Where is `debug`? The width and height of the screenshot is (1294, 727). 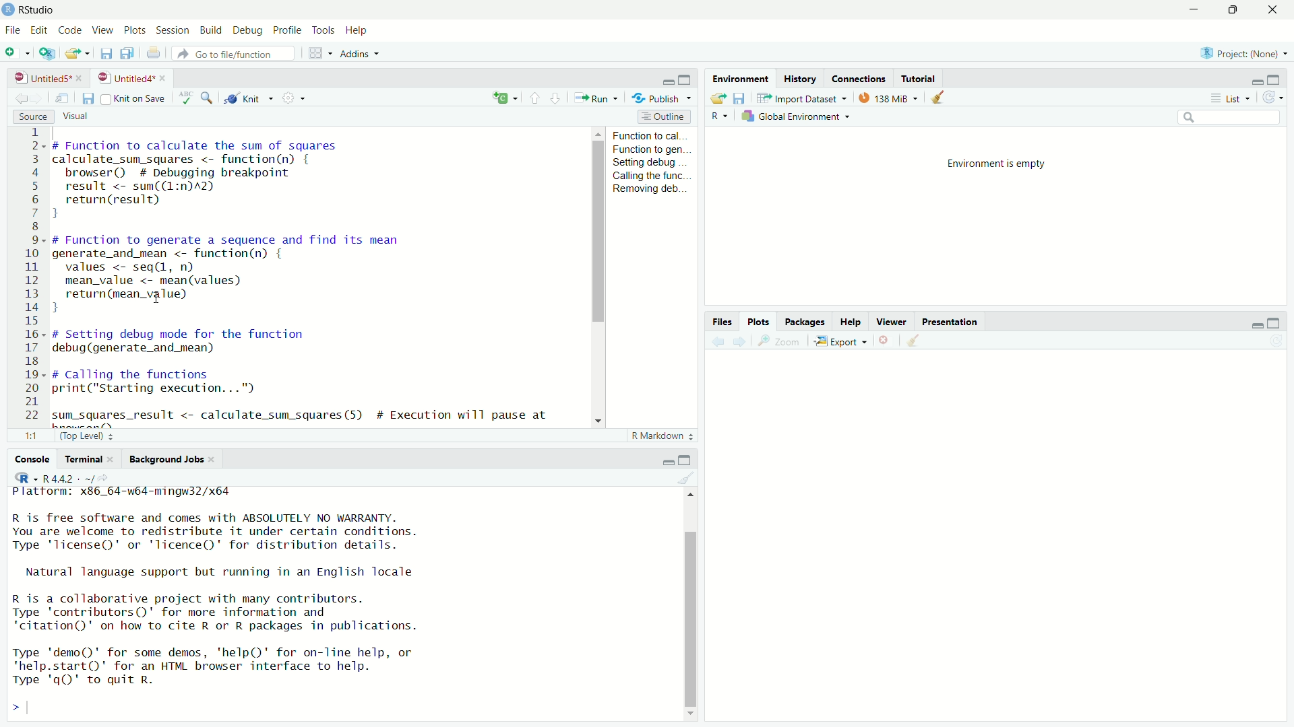
debug is located at coordinates (247, 30).